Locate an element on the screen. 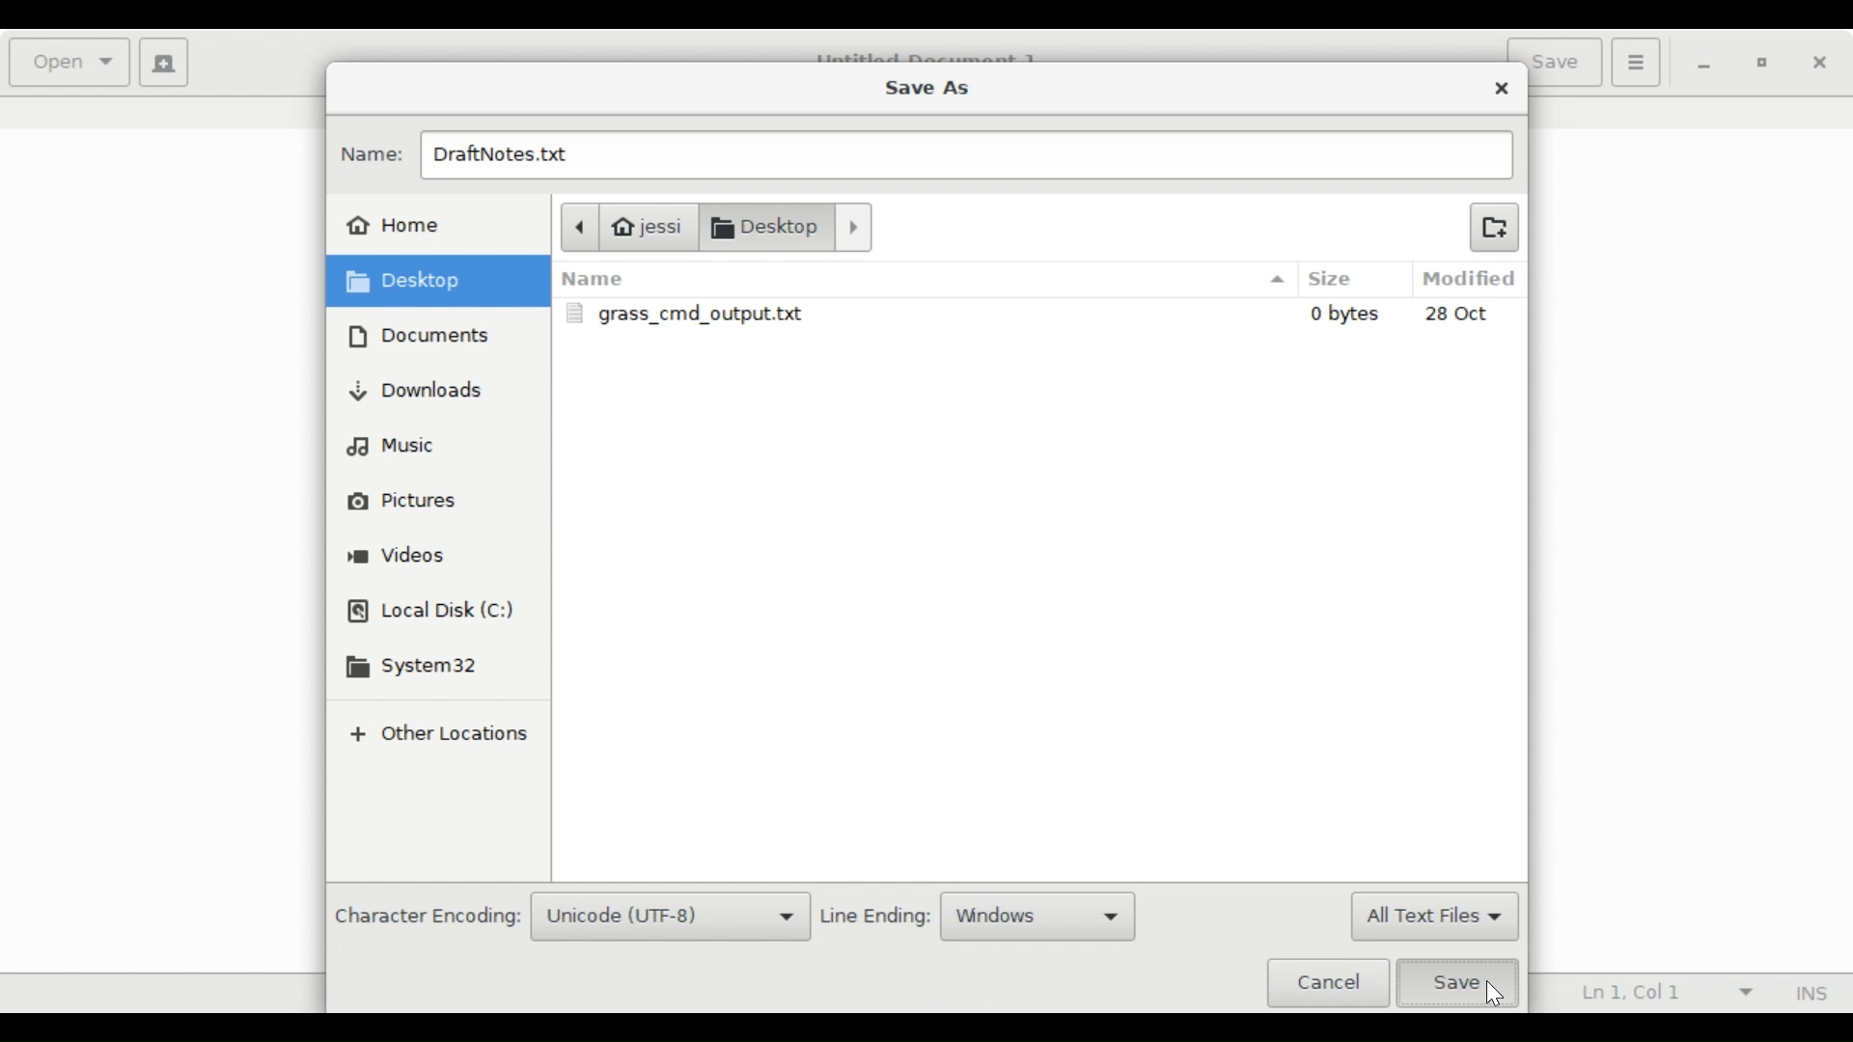  Character Encoding is located at coordinates (426, 918).